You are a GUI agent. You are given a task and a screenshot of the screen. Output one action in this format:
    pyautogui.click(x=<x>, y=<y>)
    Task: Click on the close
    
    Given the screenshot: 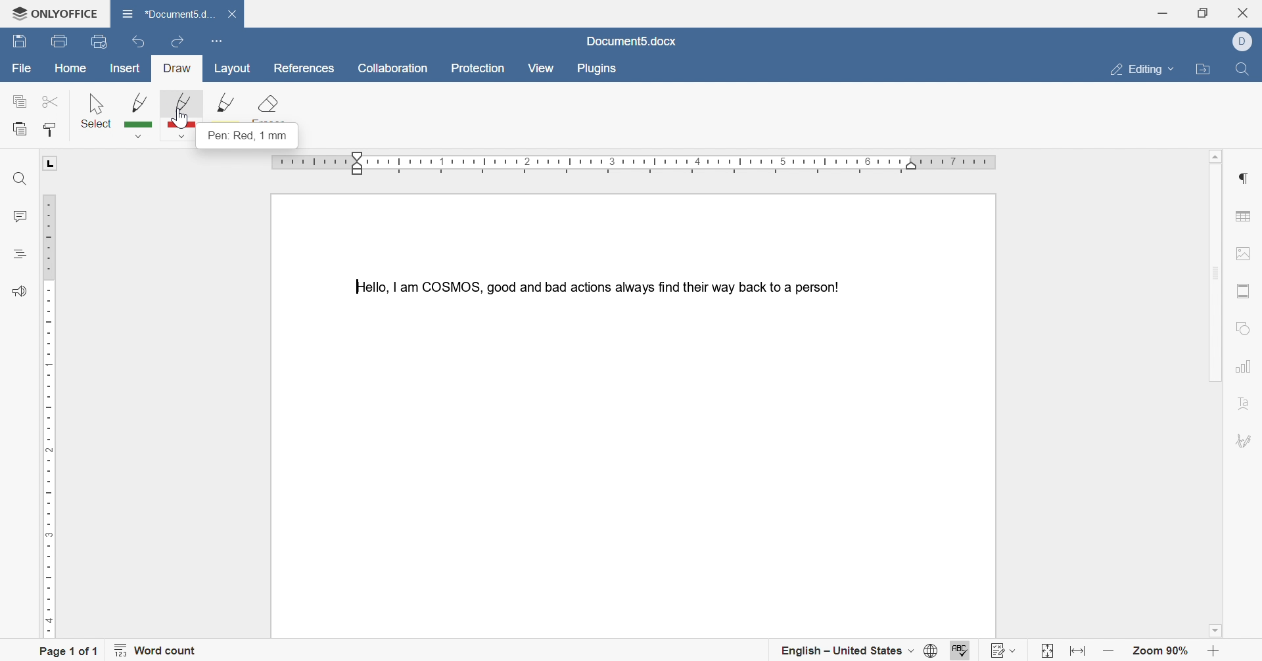 What is the action you would take?
    pyautogui.click(x=1248, y=11)
    